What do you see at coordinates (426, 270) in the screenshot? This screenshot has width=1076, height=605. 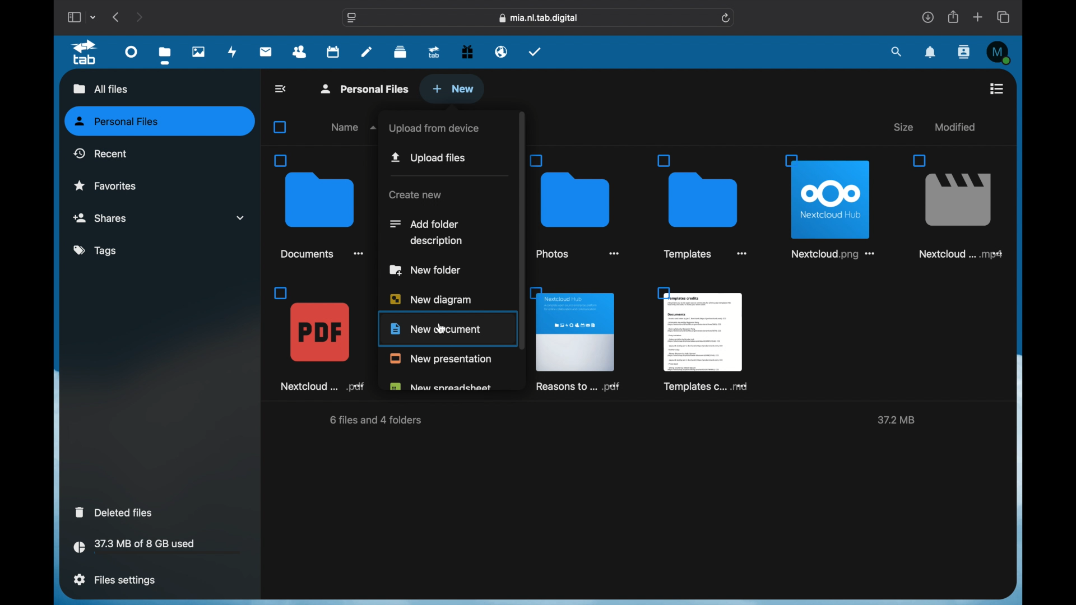 I see `new folder` at bounding box center [426, 270].